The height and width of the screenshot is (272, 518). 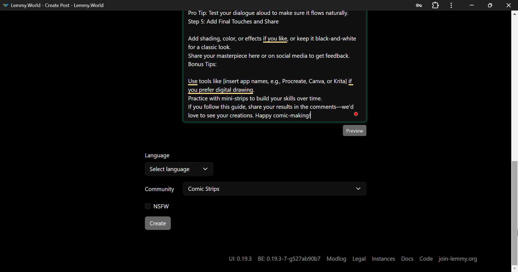 What do you see at coordinates (337, 259) in the screenshot?
I see `Modlog` at bounding box center [337, 259].